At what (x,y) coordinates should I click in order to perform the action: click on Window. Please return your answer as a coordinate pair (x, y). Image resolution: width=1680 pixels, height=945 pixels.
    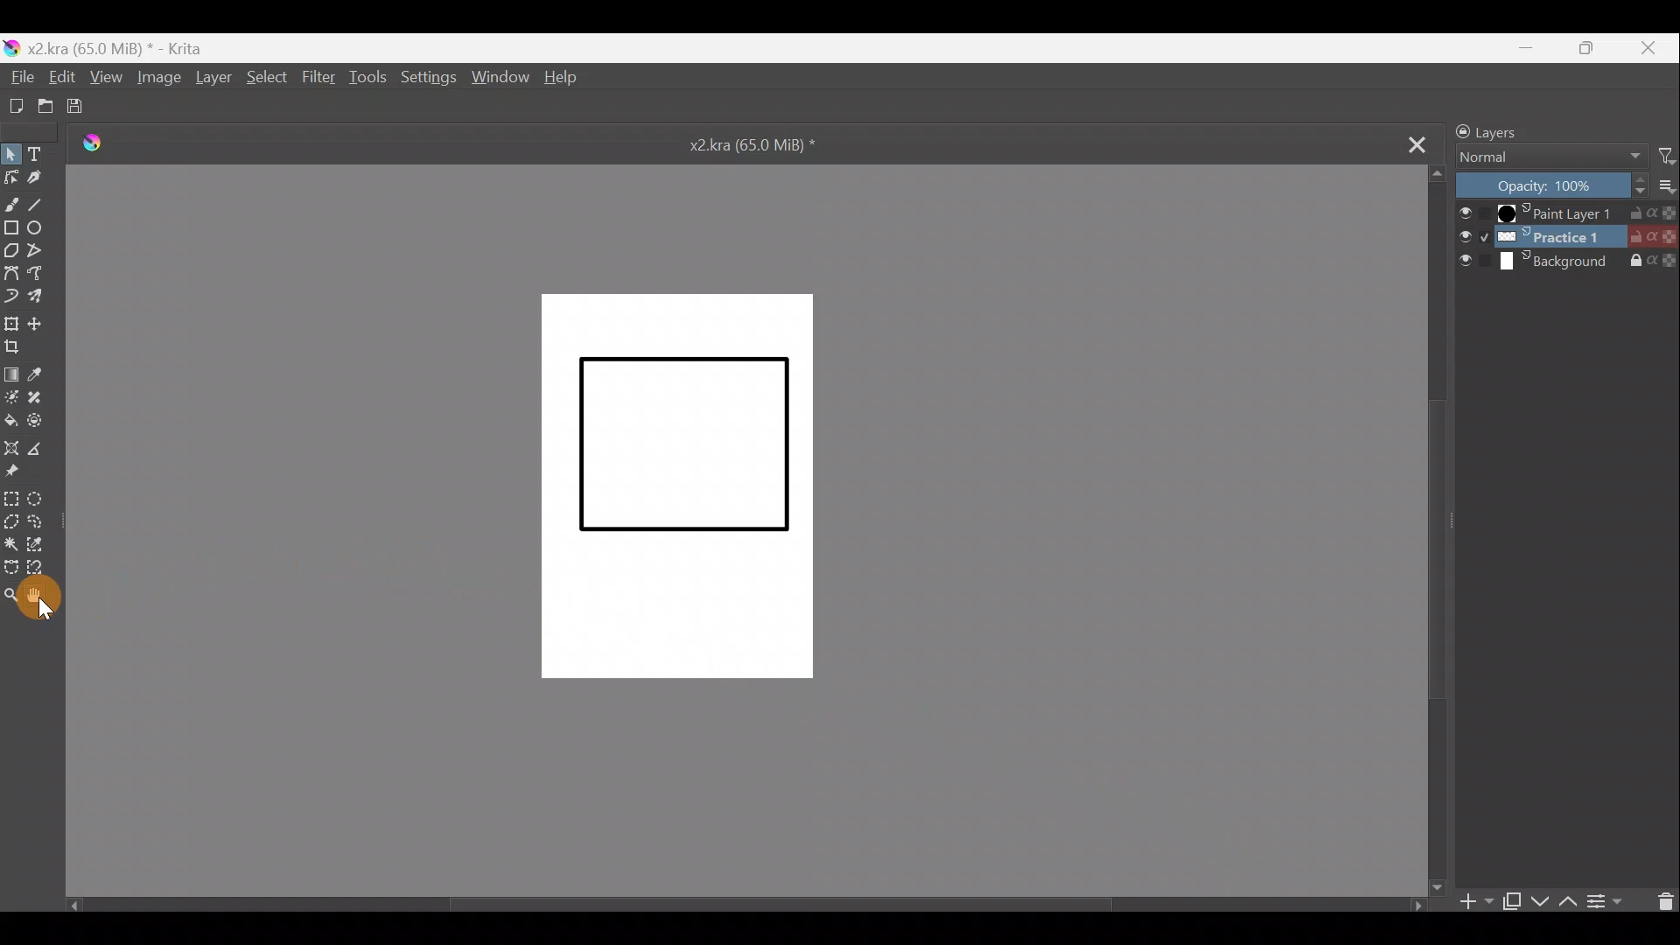
    Looking at the image, I should click on (498, 79).